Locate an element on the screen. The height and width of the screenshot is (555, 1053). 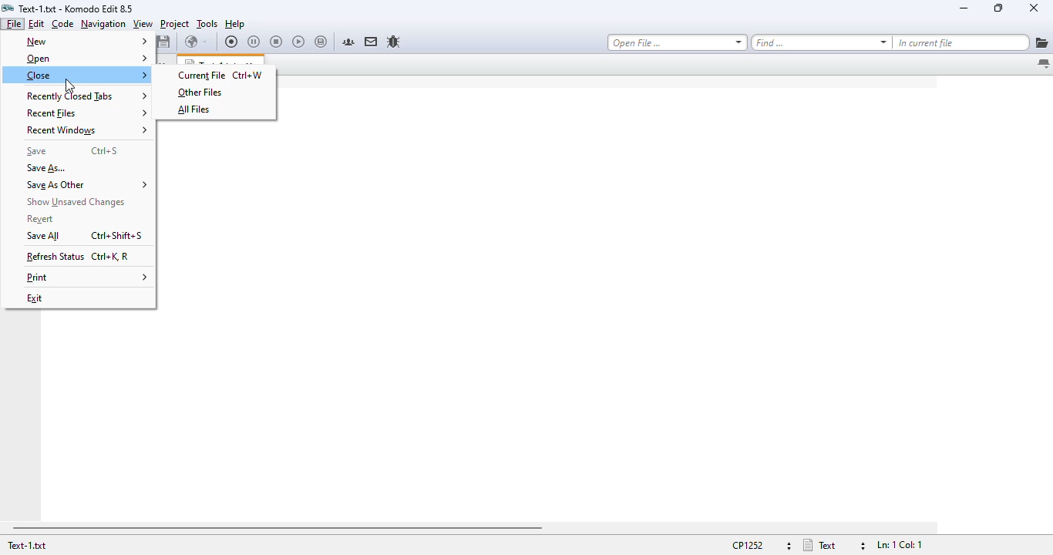
list all tabs is located at coordinates (1043, 65).